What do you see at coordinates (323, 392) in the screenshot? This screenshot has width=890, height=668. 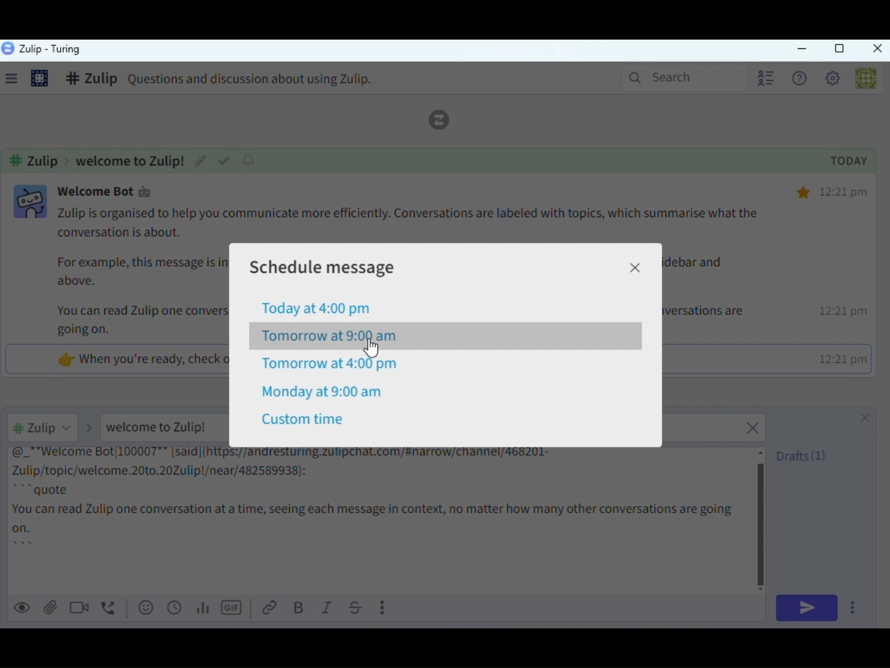 I see `Monday at 9:00 am` at bounding box center [323, 392].